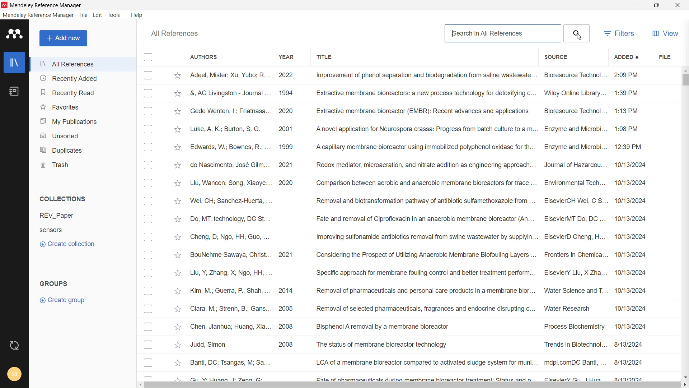 The height and width of the screenshot is (388, 689). I want to click on vertical scrollbar, so click(685, 80).